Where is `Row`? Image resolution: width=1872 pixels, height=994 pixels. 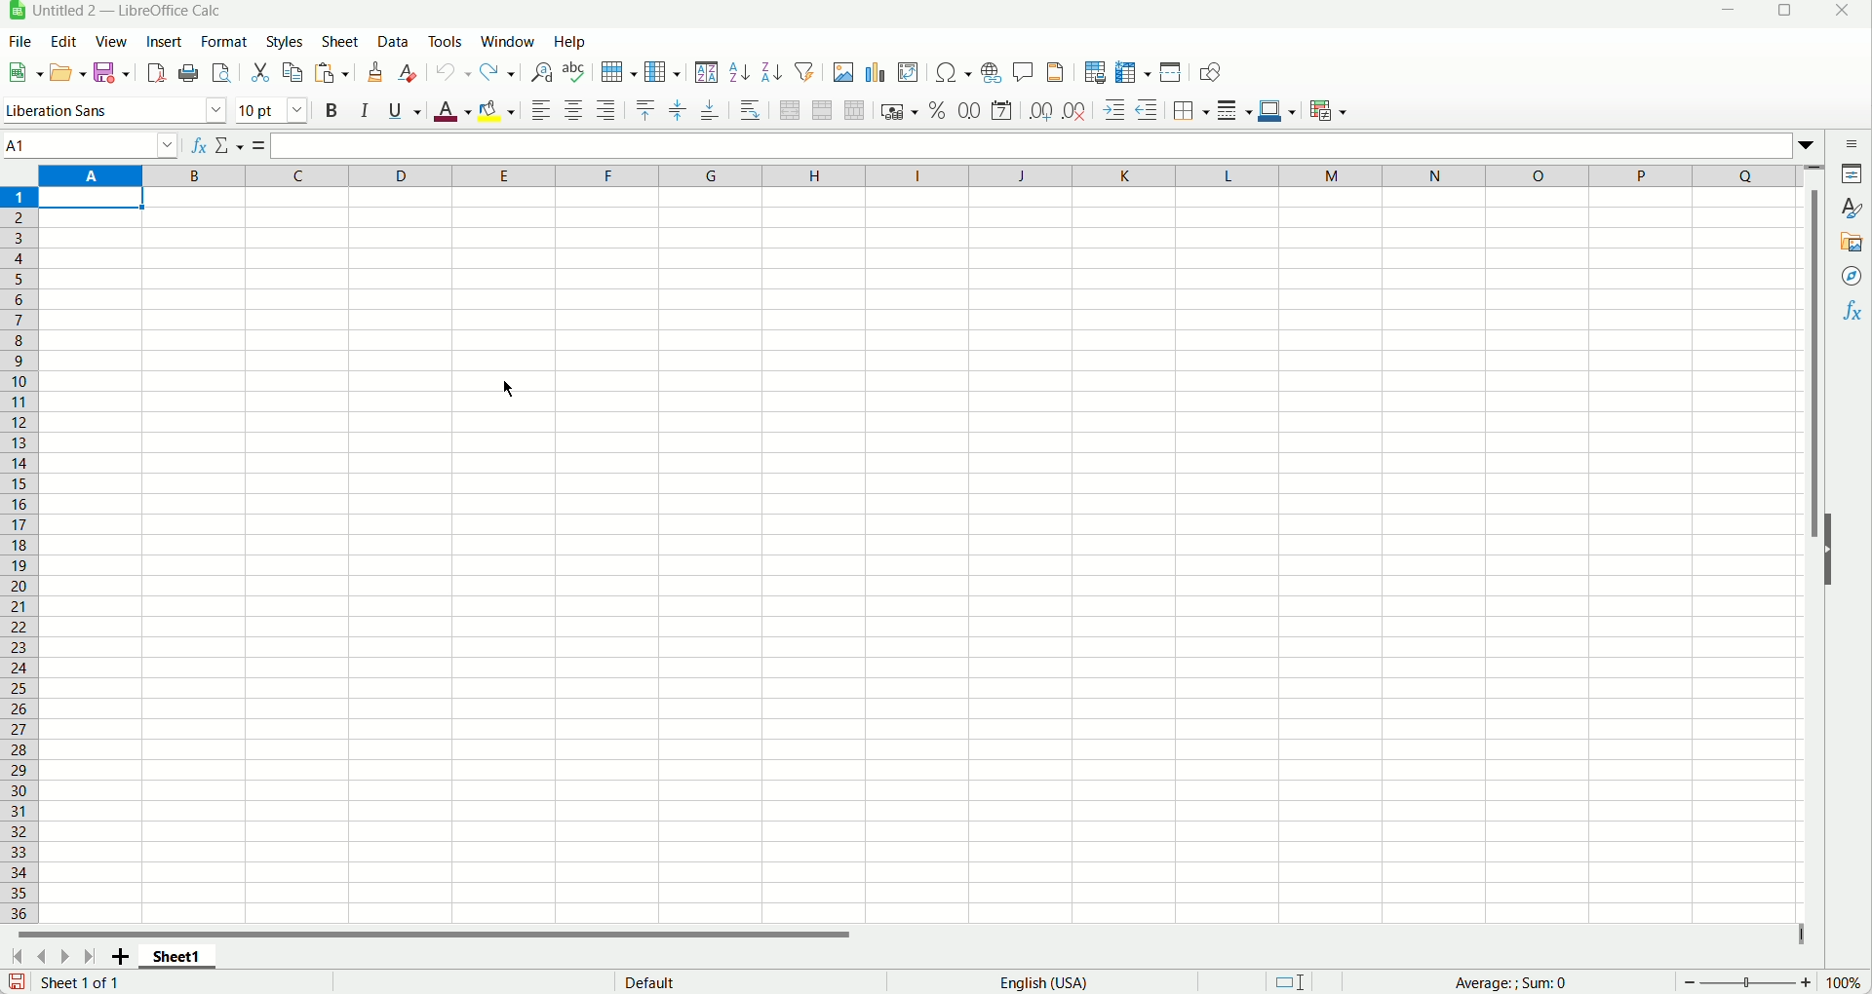 Row is located at coordinates (617, 70).